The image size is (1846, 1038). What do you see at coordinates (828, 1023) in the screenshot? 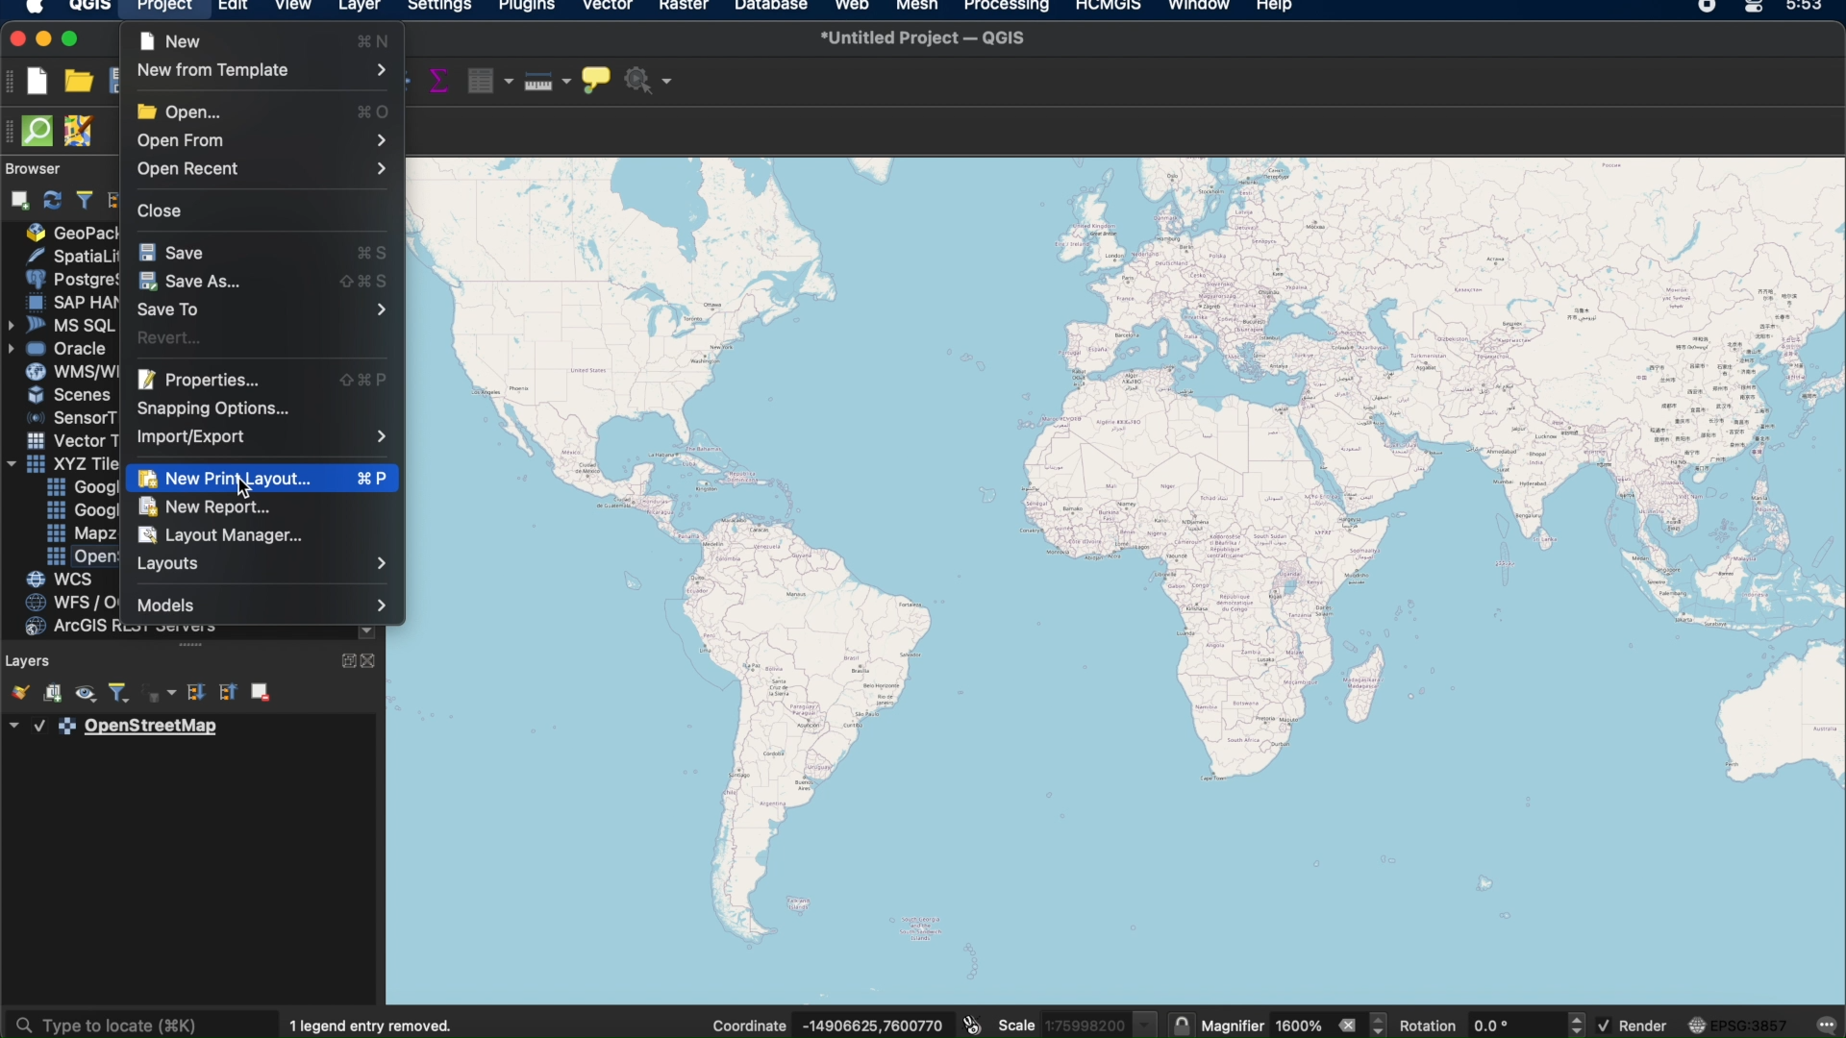
I see `coordinates` at bounding box center [828, 1023].